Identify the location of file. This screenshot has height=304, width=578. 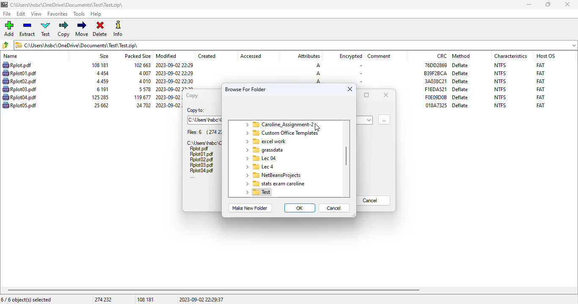
(201, 155).